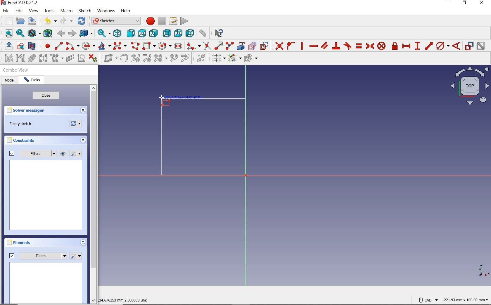 The image size is (491, 305). I want to click on isometric, so click(118, 33).